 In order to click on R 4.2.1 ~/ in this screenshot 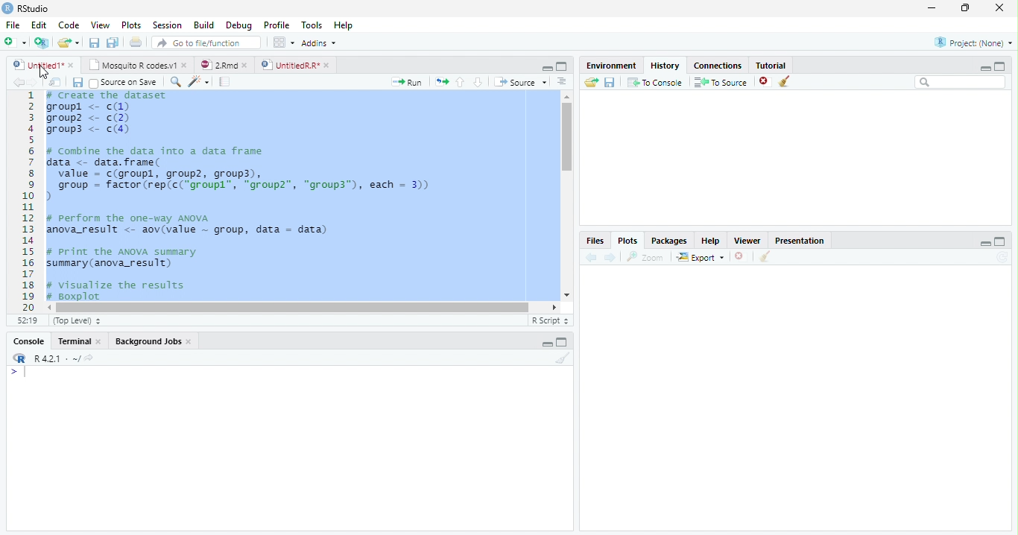, I will do `click(57, 358)`.